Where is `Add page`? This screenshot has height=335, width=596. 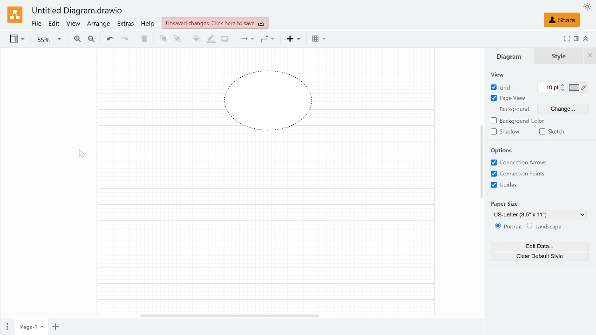 Add page is located at coordinates (57, 327).